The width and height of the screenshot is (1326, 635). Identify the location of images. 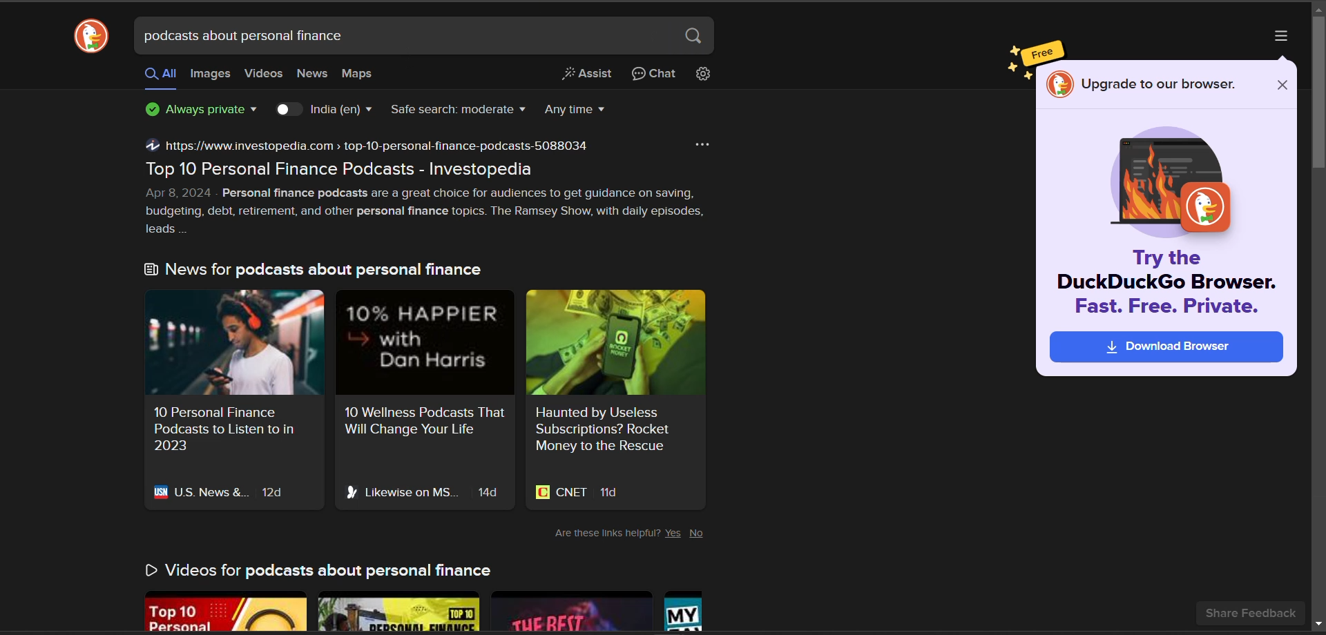
(211, 76).